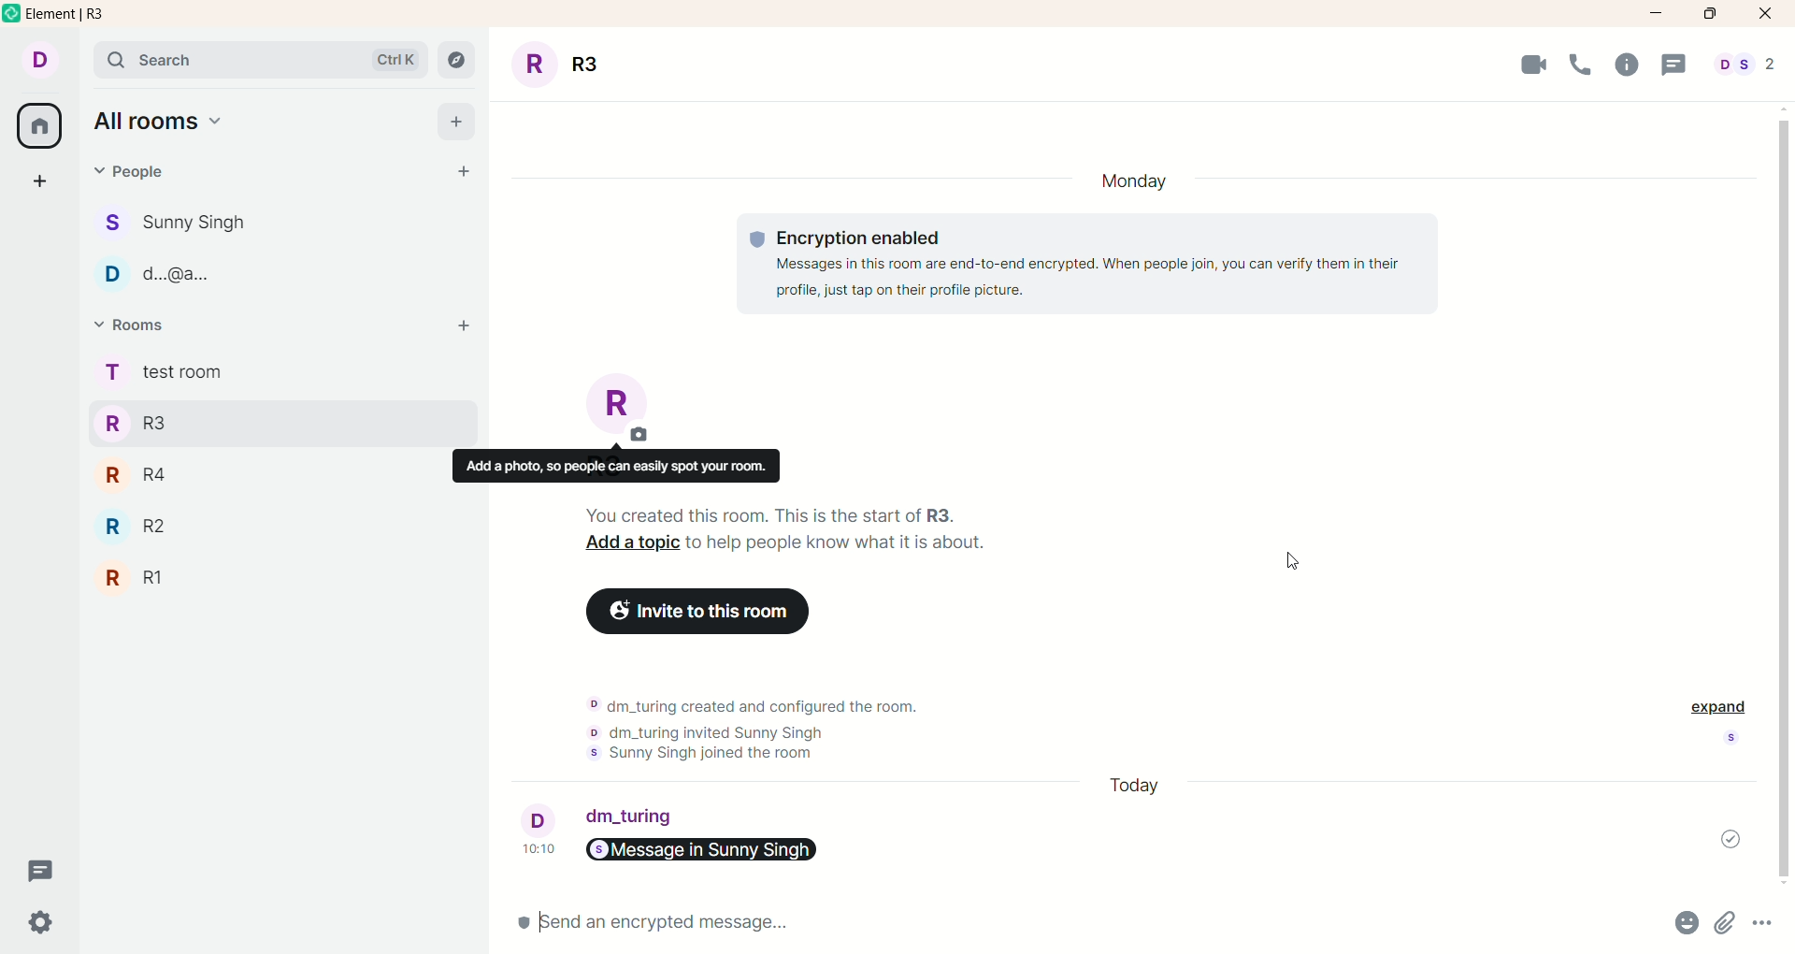 Image resolution: width=1795 pixels, height=954 pixels. What do you see at coordinates (173, 124) in the screenshot?
I see `all rooms` at bounding box center [173, 124].